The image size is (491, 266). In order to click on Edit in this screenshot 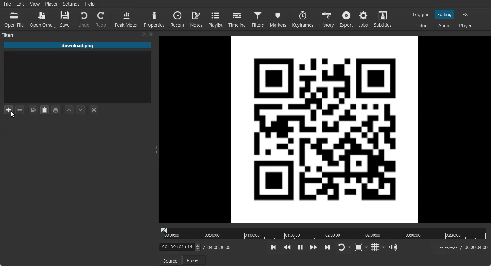, I will do `click(20, 4)`.